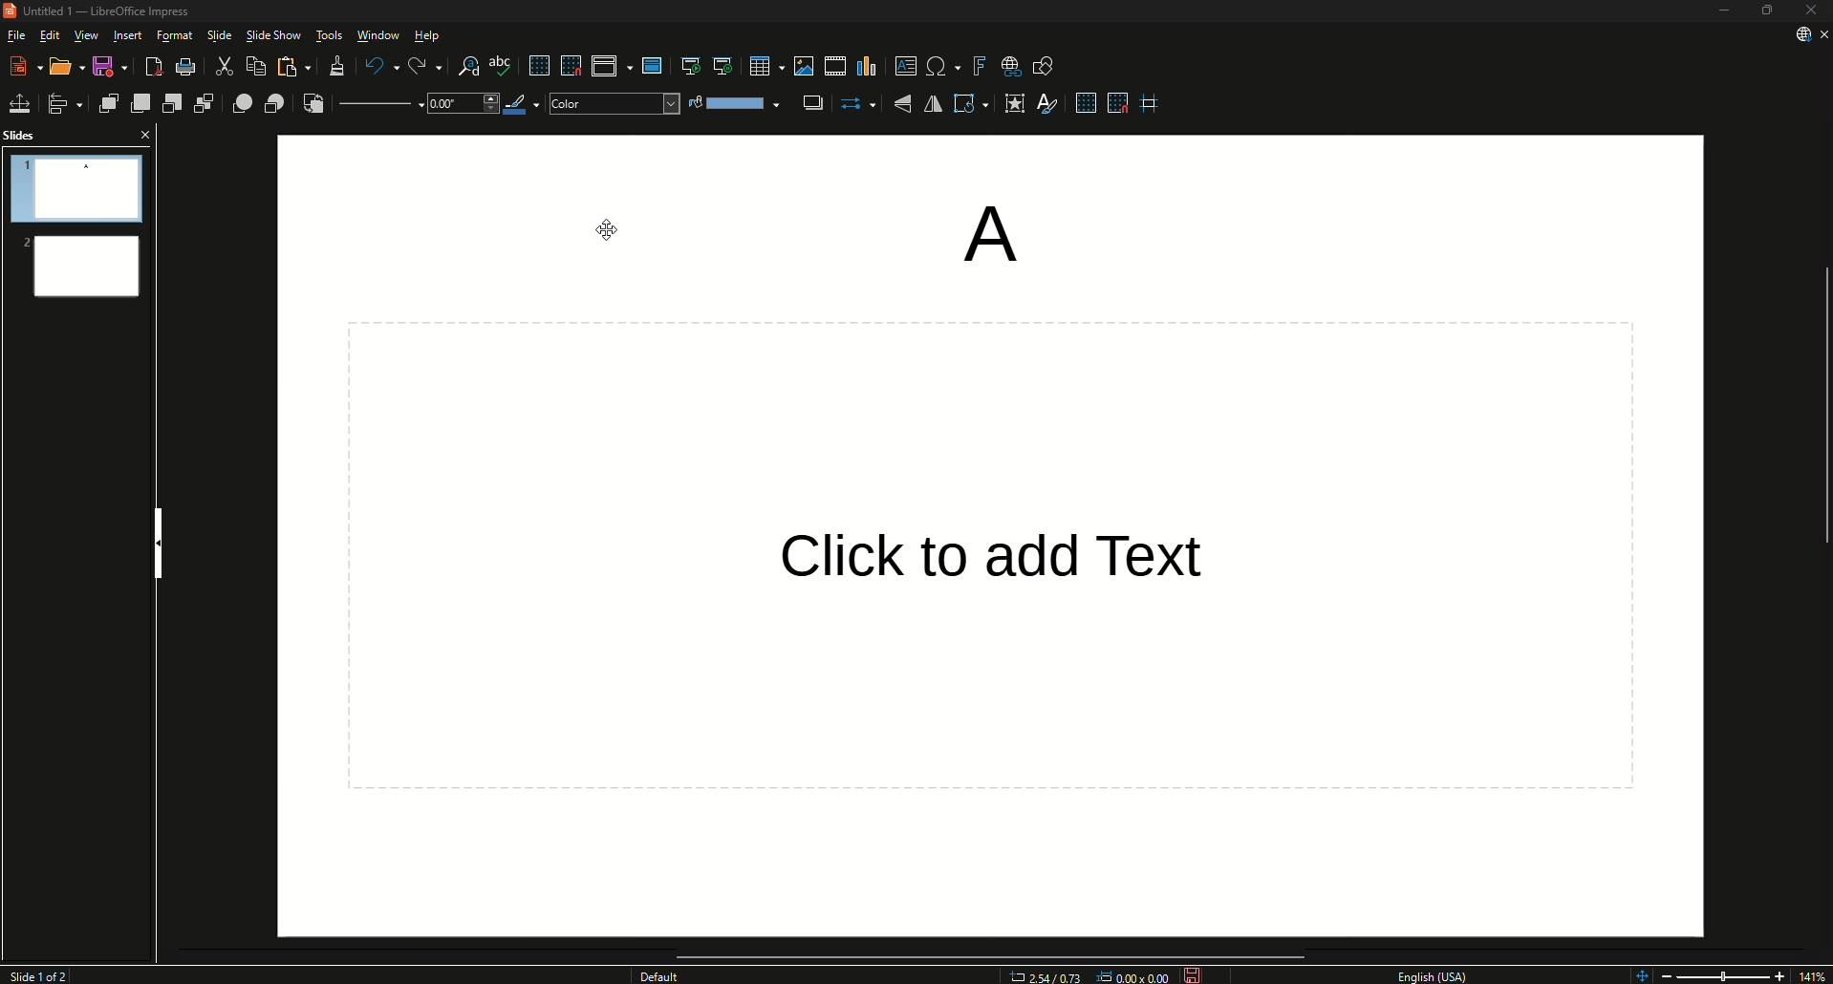  What do you see at coordinates (459, 108) in the screenshot?
I see `Drop Down` at bounding box center [459, 108].